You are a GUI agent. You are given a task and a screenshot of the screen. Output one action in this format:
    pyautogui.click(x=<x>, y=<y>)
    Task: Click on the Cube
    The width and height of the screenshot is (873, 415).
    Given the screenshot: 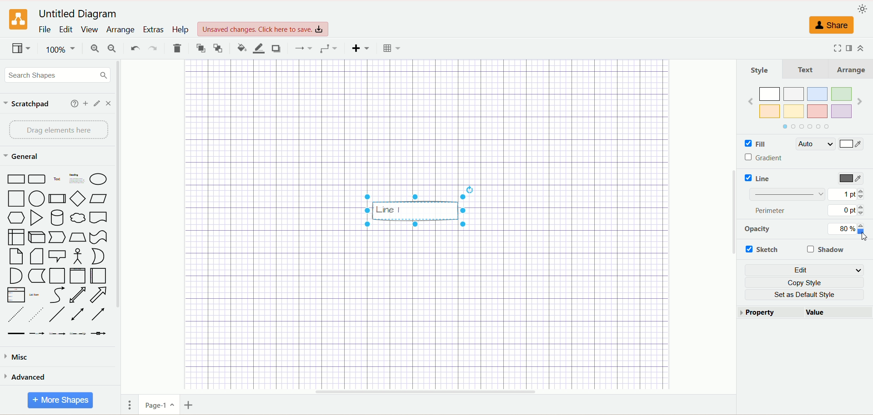 What is the action you would take?
    pyautogui.click(x=38, y=237)
    